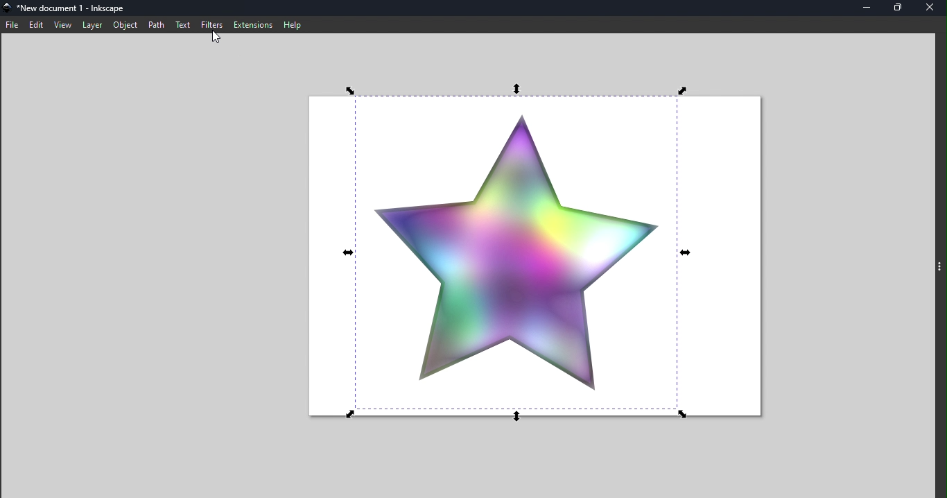 Image resolution: width=947 pixels, height=498 pixels. I want to click on Maximize, so click(896, 8).